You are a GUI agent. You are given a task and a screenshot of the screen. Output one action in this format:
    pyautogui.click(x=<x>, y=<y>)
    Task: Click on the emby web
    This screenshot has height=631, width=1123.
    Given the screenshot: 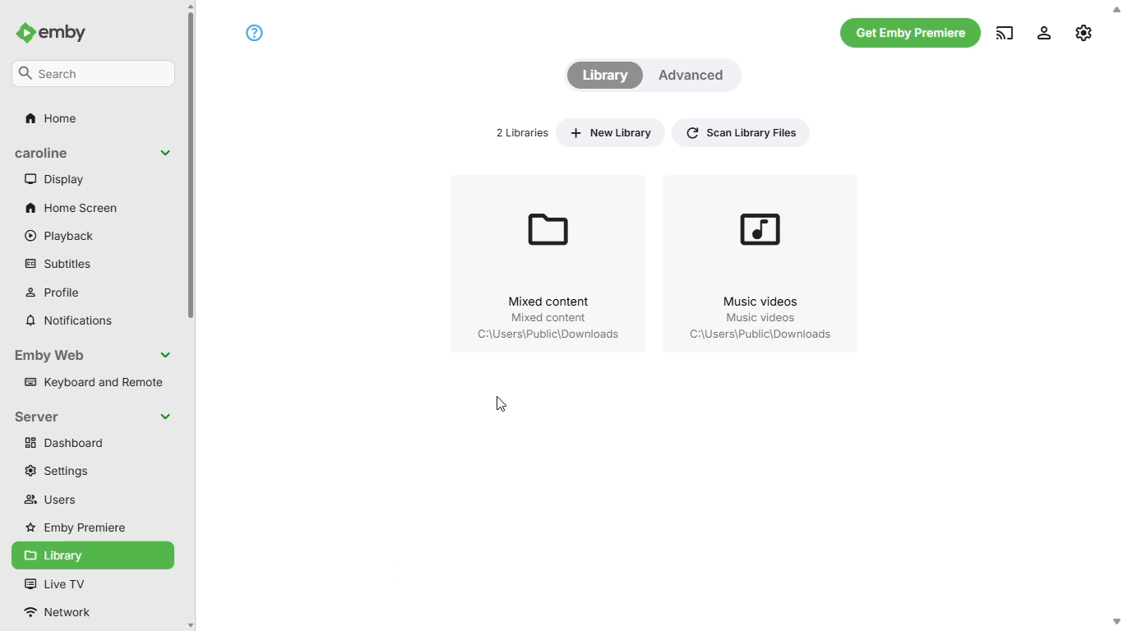 What is the action you would take?
    pyautogui.click(x=49, y=355)
    